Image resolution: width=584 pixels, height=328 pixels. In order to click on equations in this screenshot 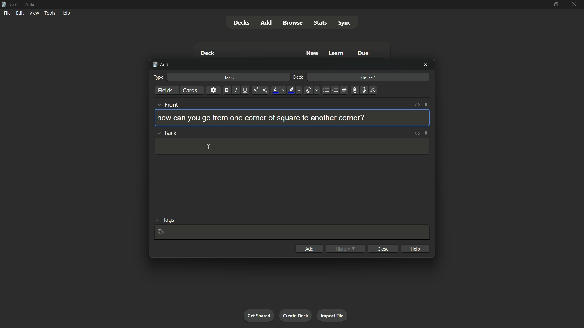, I will do `click(374, 91)`.